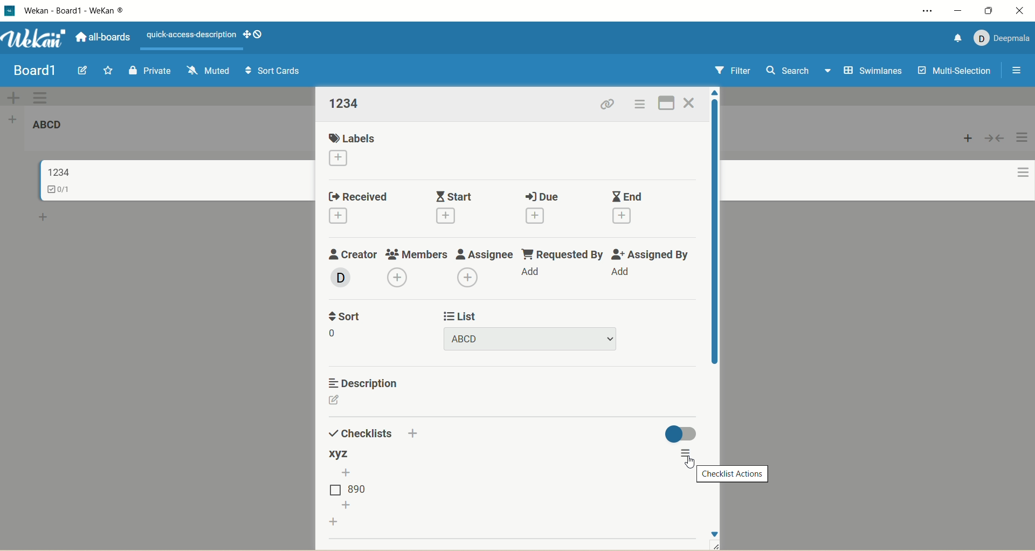 The image size is (1035, 551). Describe the element at coordinates (347, 472) in the screenshot. I see `add checklist` at that location.